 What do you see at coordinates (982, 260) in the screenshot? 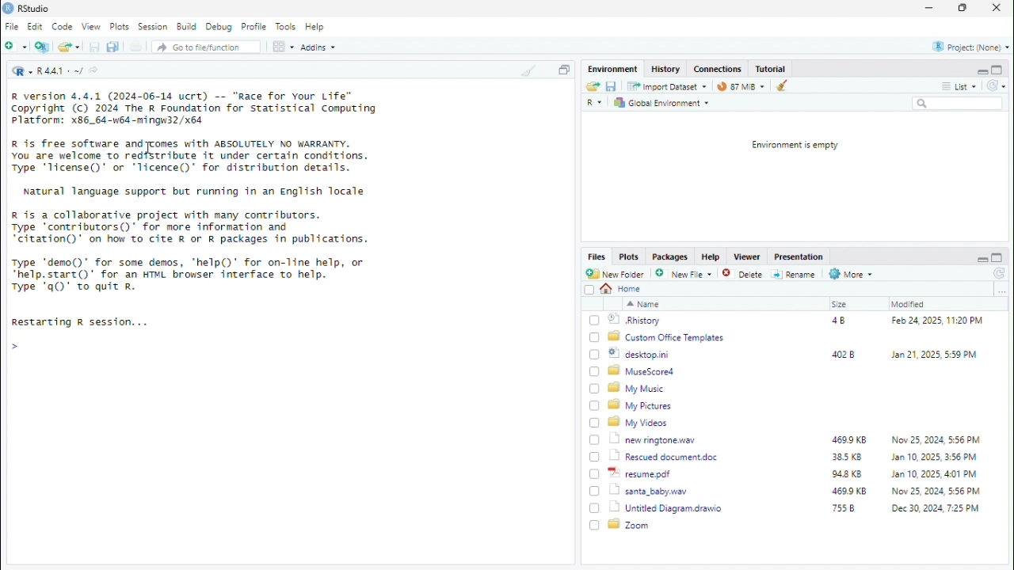
I see `minimise` at bounding box center [982, 260].